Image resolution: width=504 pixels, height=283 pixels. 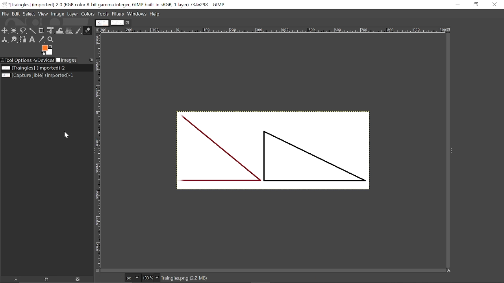 What do you see at coordinates (476, 4) in the screenshot?
I see `Restore down` at bounding box center [476, 4].